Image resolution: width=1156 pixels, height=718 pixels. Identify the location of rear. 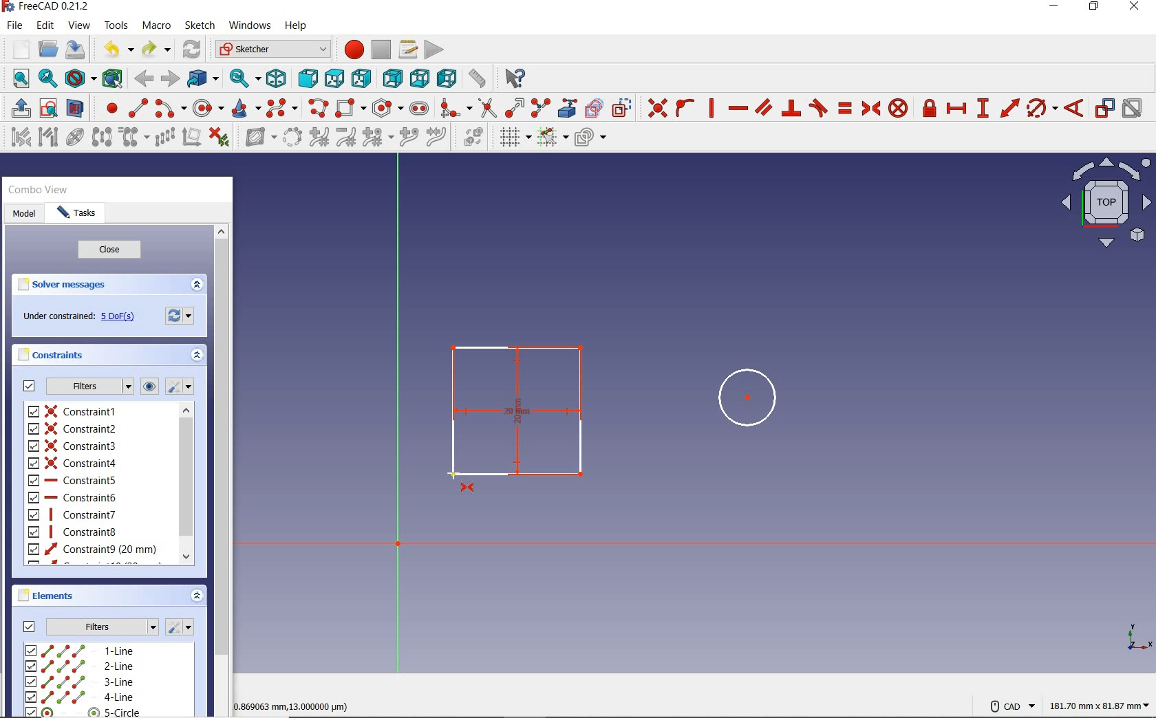
(392, 78).